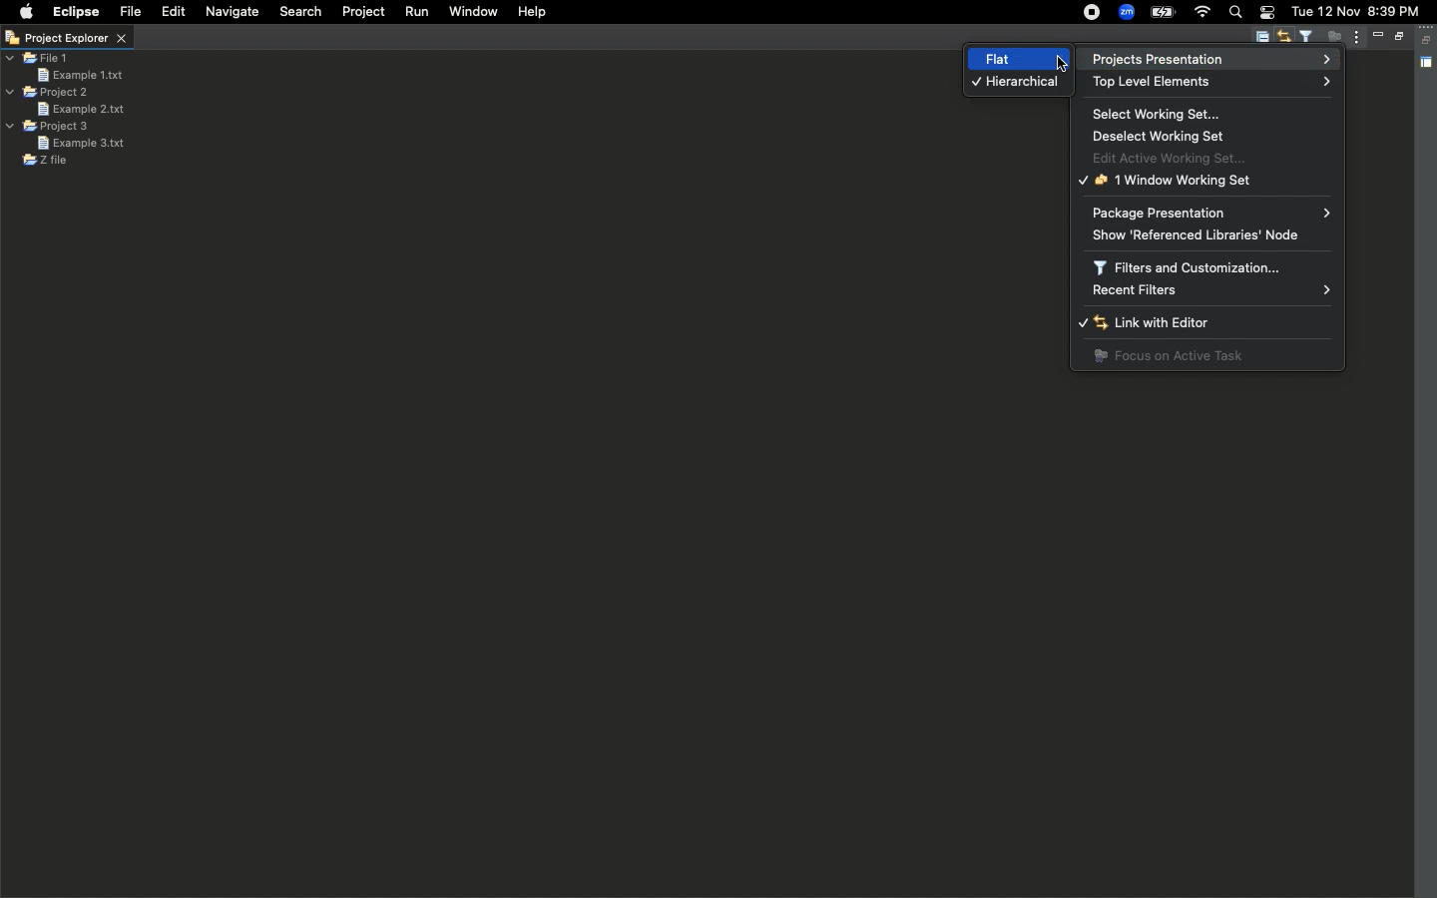 The width and height of the screenshot is (1437, 898). I want to click on Example 2 text file, so click(80, 109).